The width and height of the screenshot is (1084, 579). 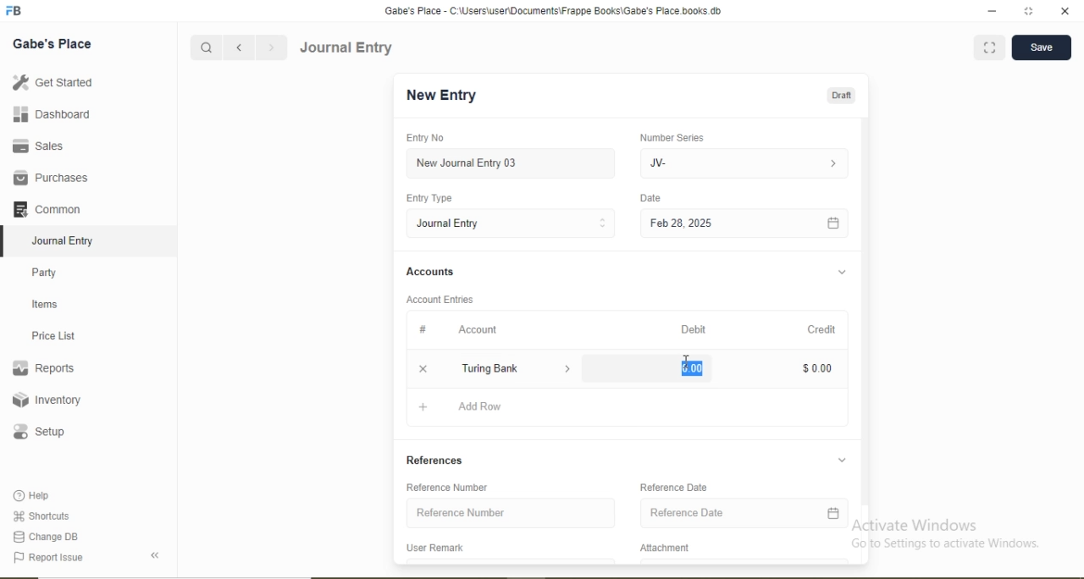 What do you see at coordinates (990, 47) in the screenshot?
I see `Full screen` at bounding box center [990, 47].